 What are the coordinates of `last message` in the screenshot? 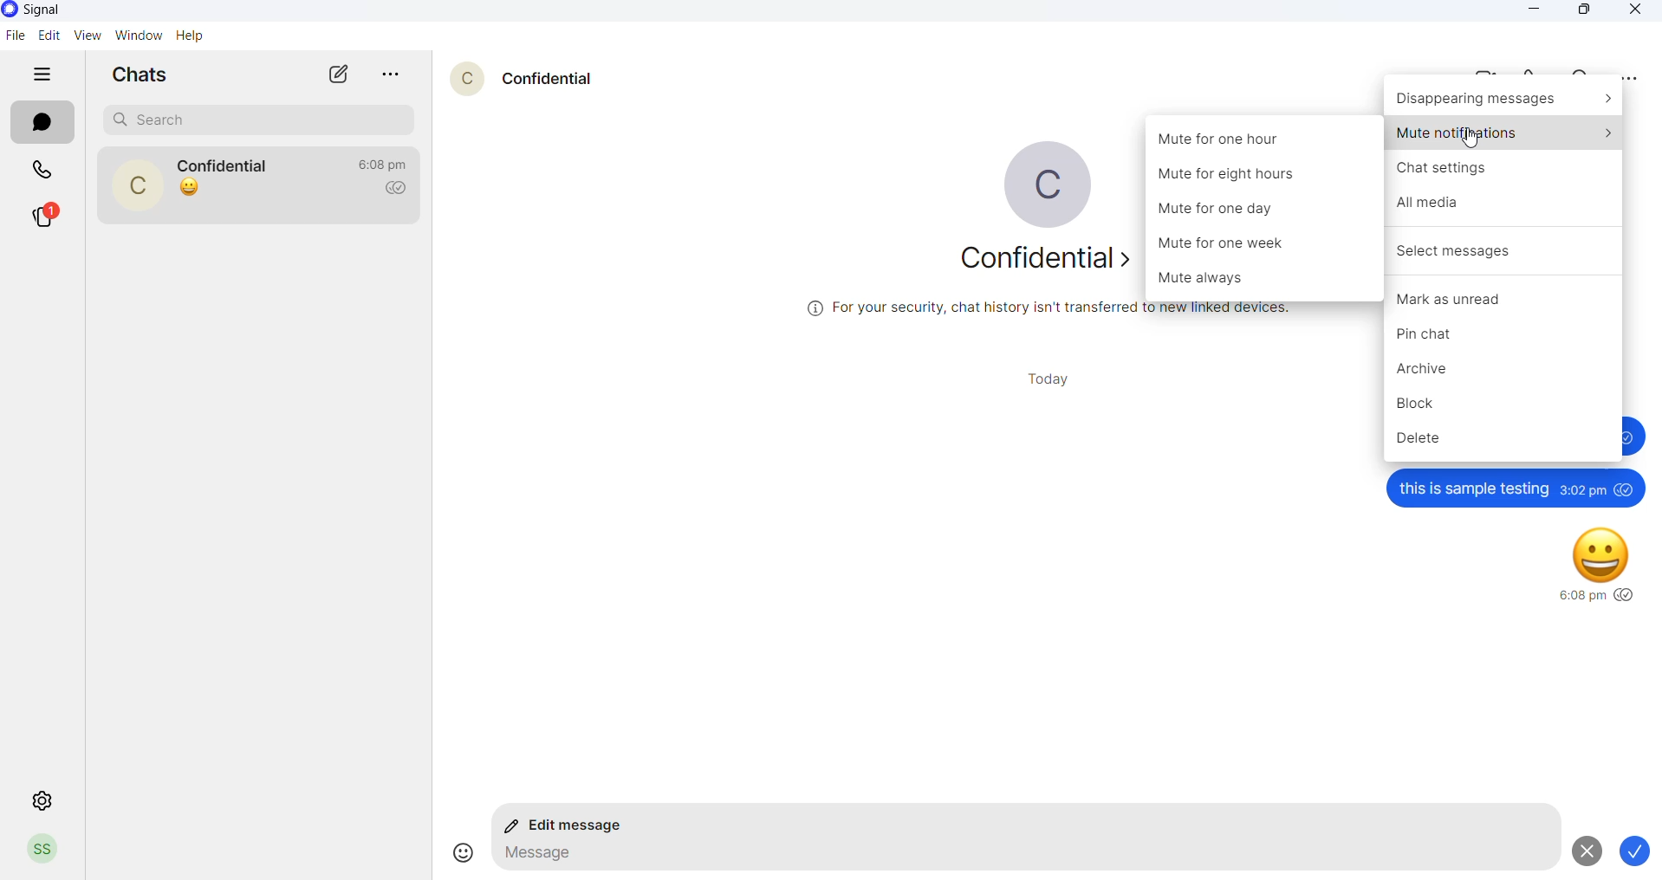 It's located at (190, 189).